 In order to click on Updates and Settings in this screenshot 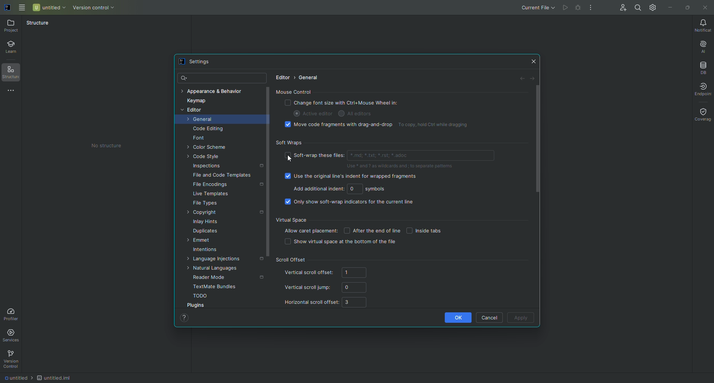, I will do `click(654, 9)`.